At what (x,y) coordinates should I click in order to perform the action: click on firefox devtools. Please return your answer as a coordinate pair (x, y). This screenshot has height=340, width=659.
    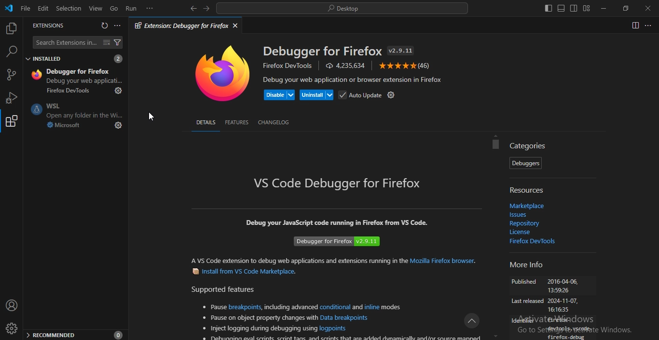
    Looking at the image, I should click on (534, 241).